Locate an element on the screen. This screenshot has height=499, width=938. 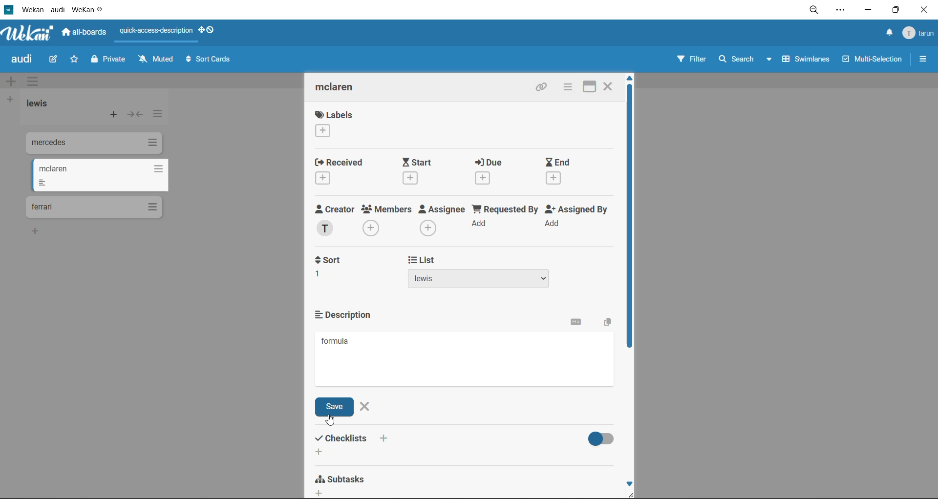
requested by is located at coordinates (505, 220).